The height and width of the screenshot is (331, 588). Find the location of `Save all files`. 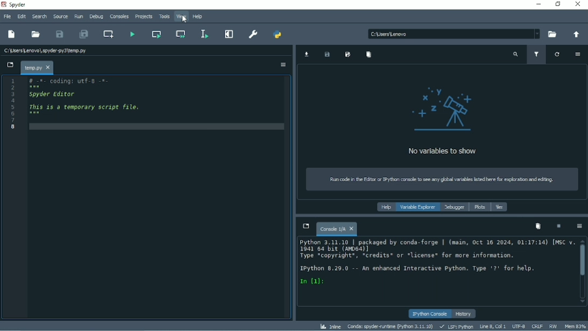

Save all files is located at coordinates (83, 34).